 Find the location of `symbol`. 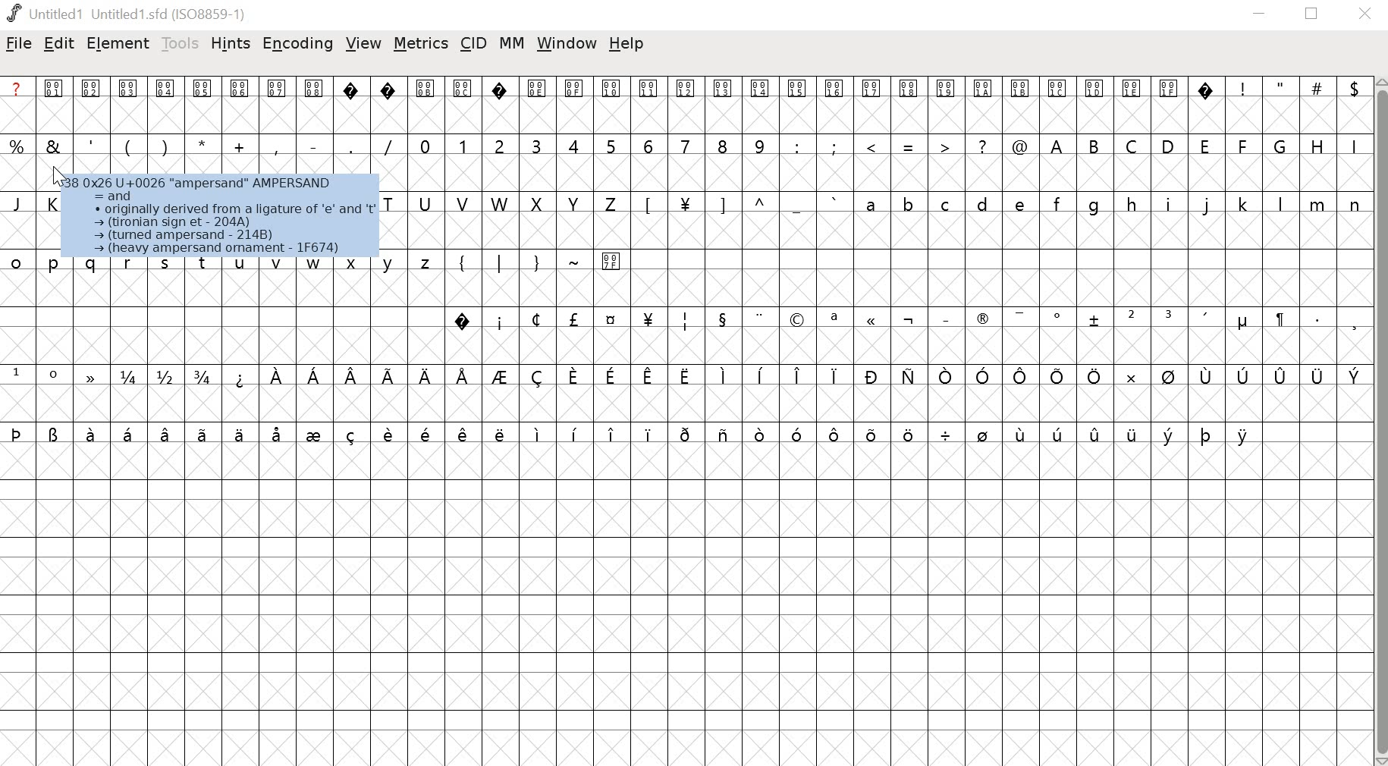

symbol is located at coordinates (1281, 376).